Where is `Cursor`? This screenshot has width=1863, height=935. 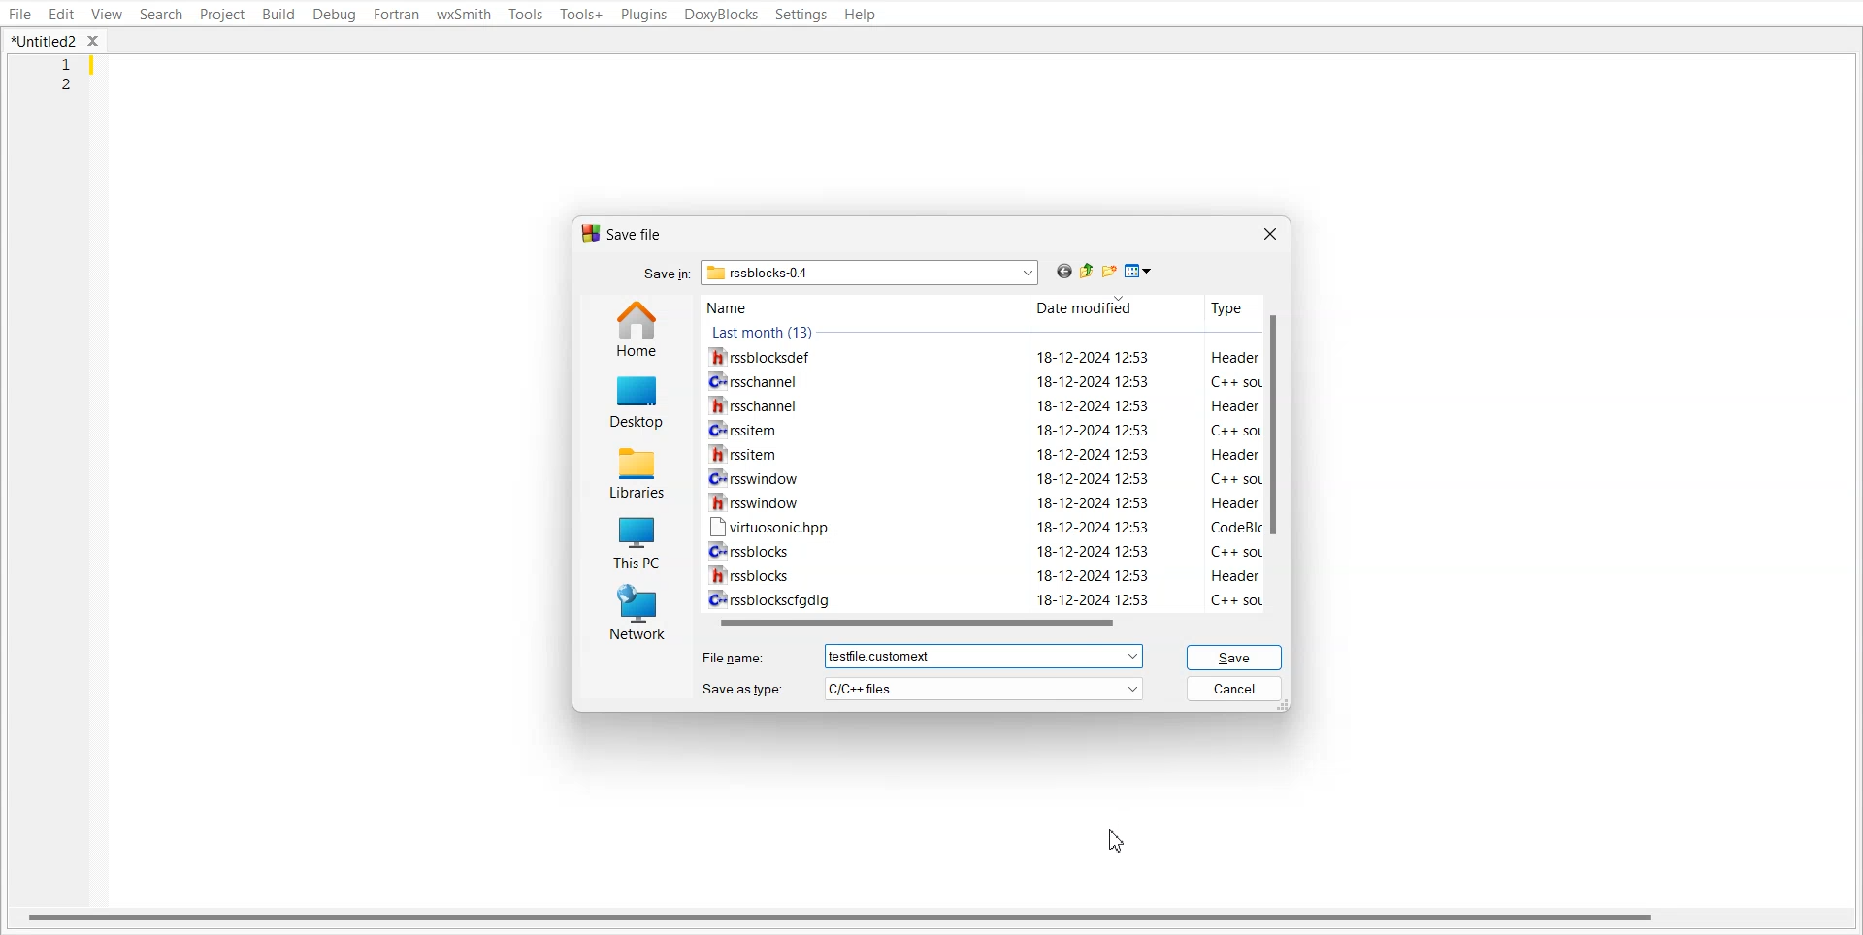
Cursor is located at coordinates (1116, 839).